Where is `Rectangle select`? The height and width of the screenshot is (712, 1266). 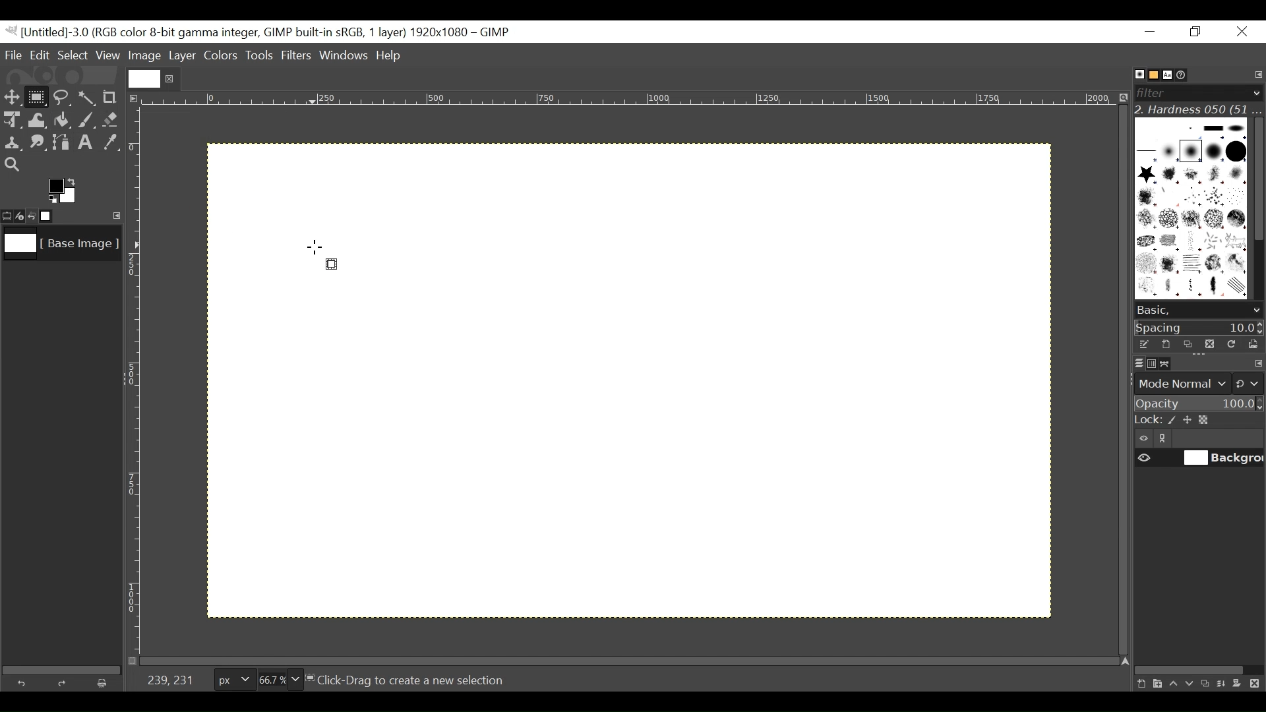
Rectangle select is located at coordinates (331, 264).